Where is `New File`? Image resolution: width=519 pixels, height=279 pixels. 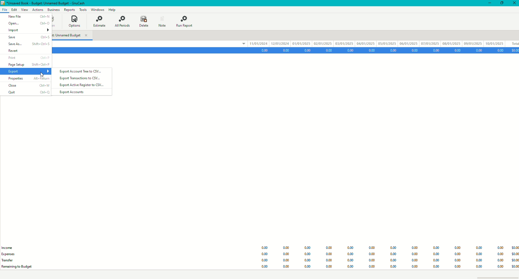 New File is located at coordinates (29, 16).